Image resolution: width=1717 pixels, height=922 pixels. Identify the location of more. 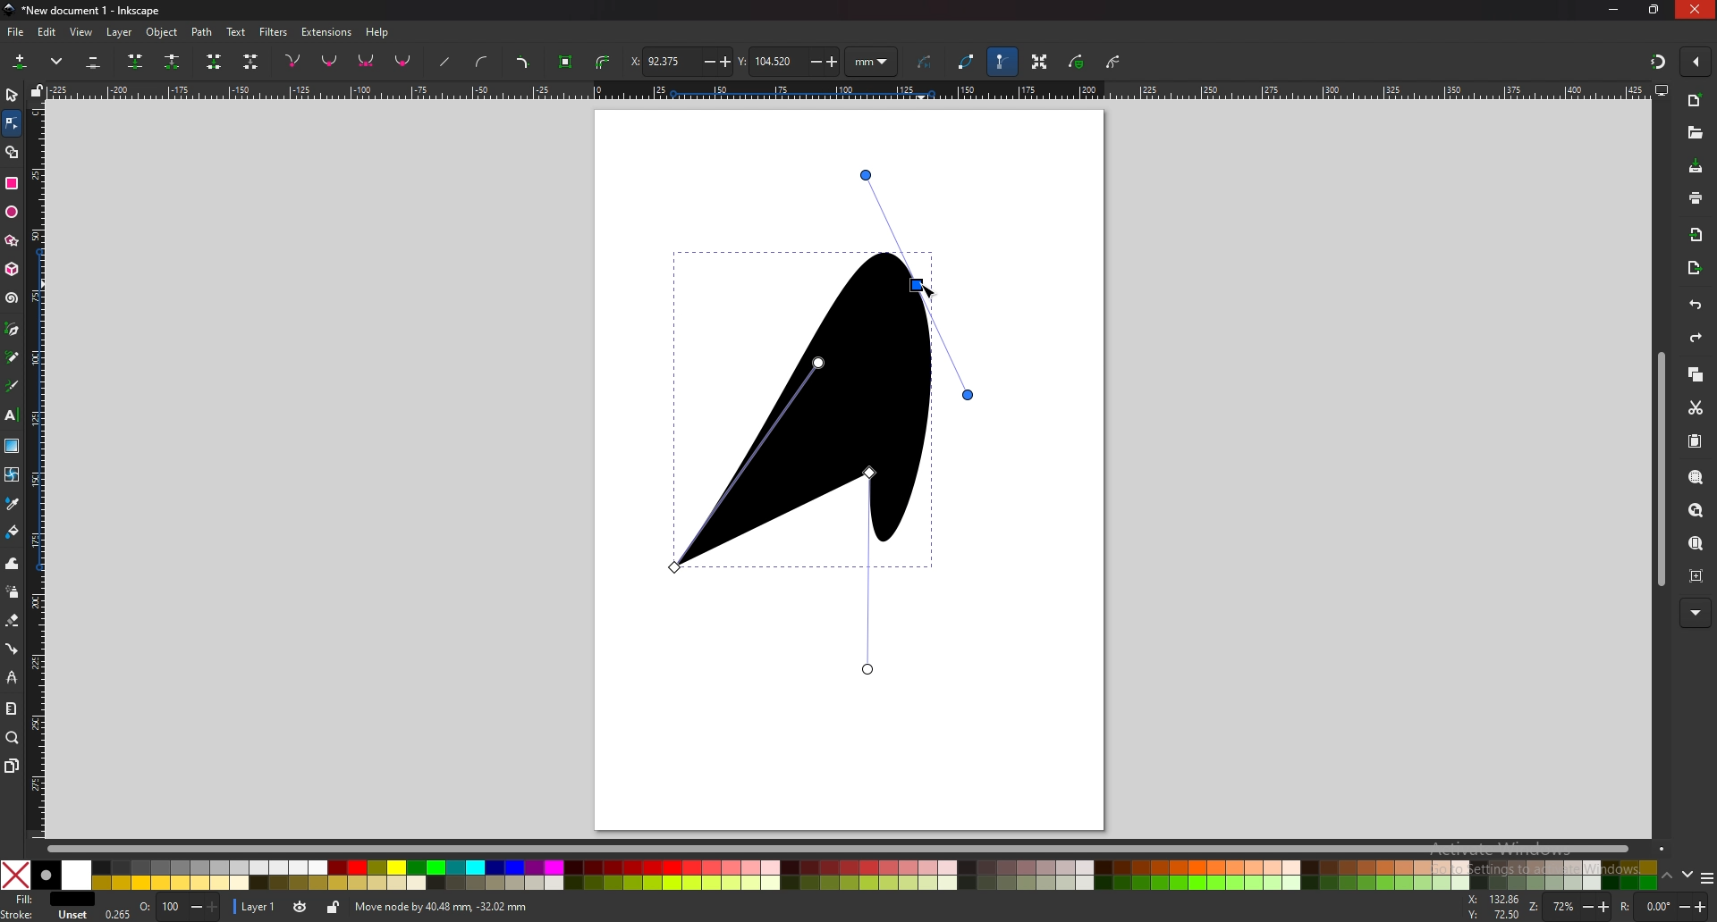
(1696, 612).